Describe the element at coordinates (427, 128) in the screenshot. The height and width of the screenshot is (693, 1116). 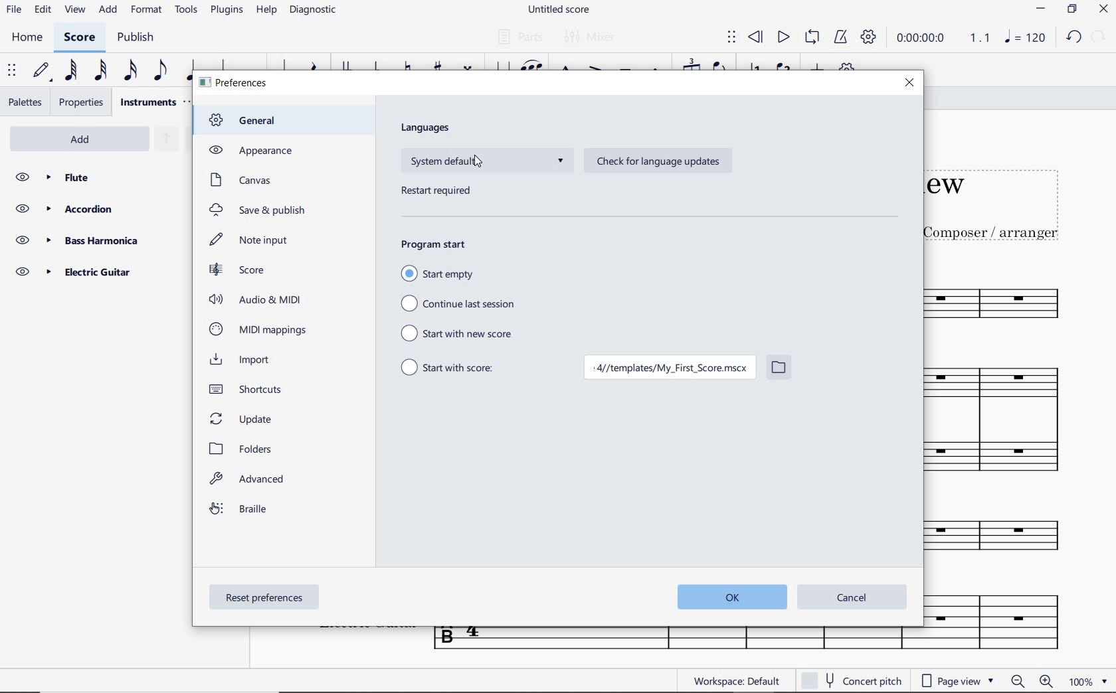
I see `languages` at that location.